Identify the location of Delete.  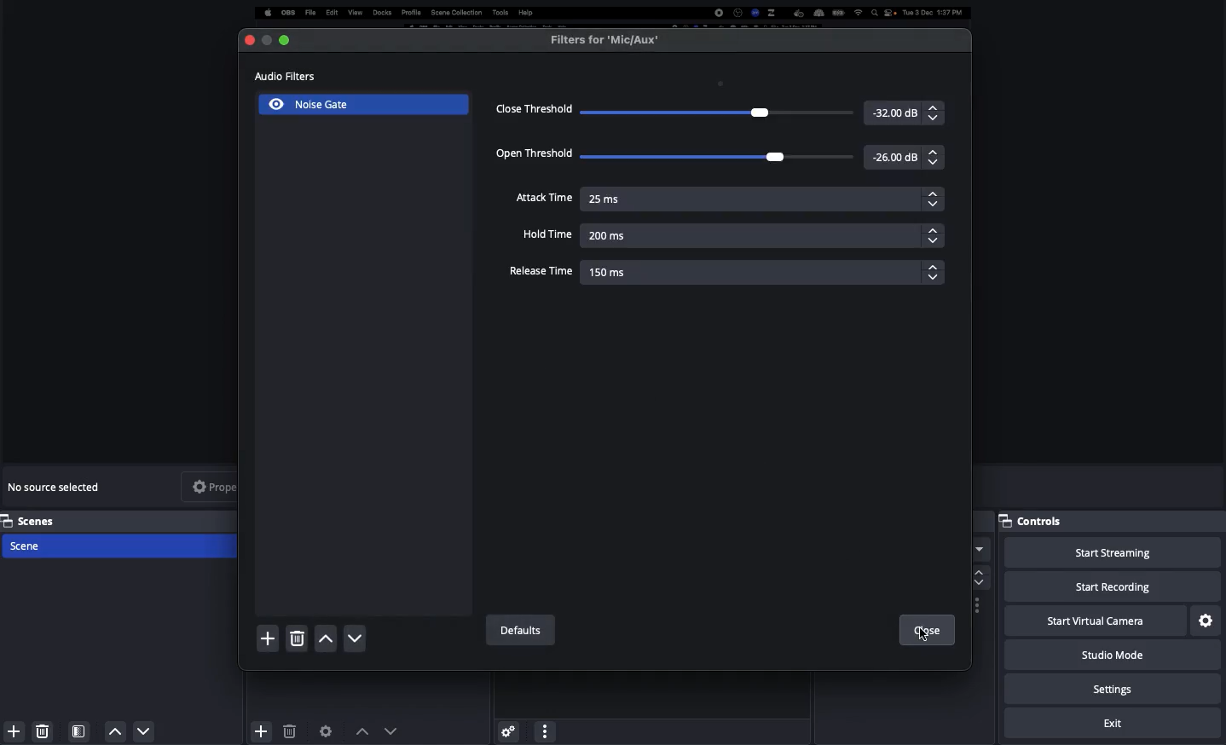
(289, 731).